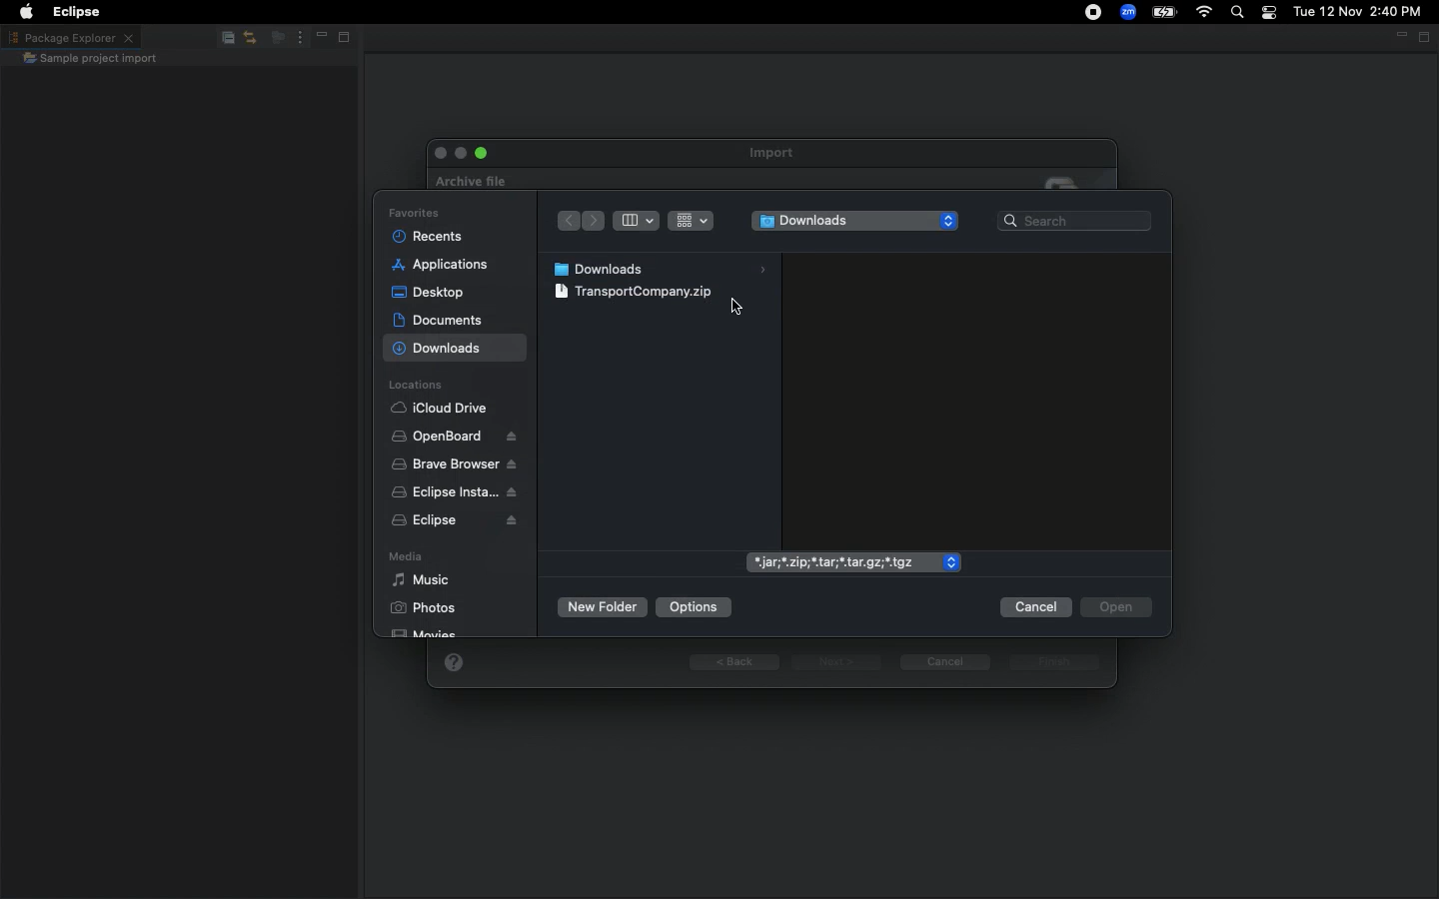 This screenshot has height=899, width=1439. I want to click on Recents, so click(427, 237).